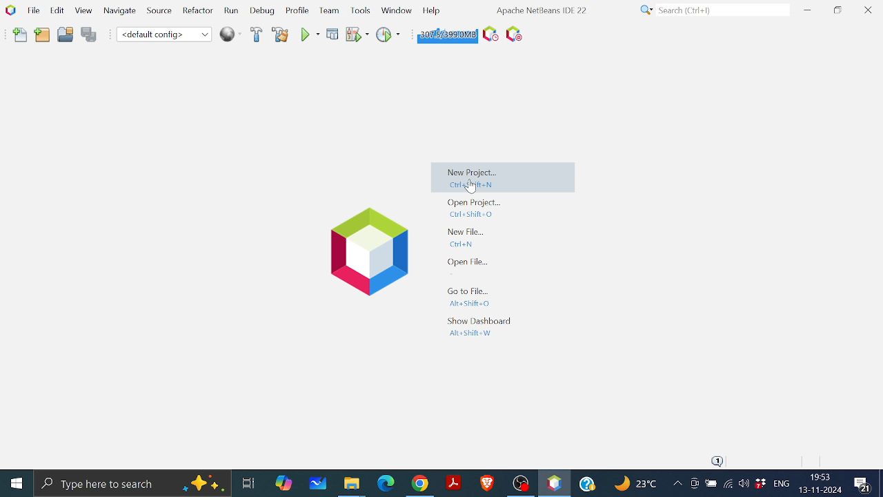 The image size is (883, 497). Describe the element at coordinates (468, 297) in the screenshot. I see `Go to file` at that location.